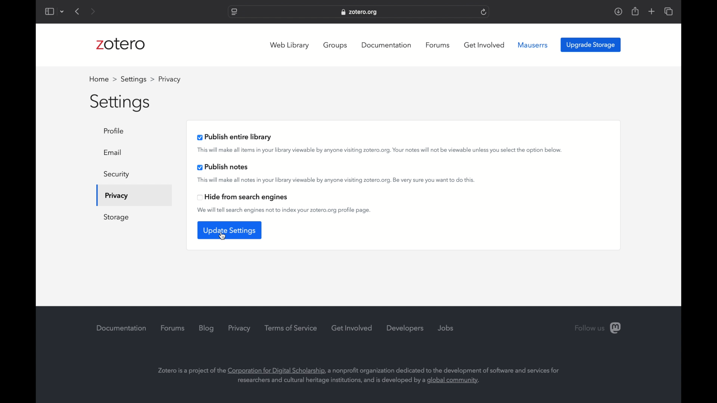  What do you see at coordinates (360, 12) in the screenshot?
I see `web address` at bounding box center [360, 12].